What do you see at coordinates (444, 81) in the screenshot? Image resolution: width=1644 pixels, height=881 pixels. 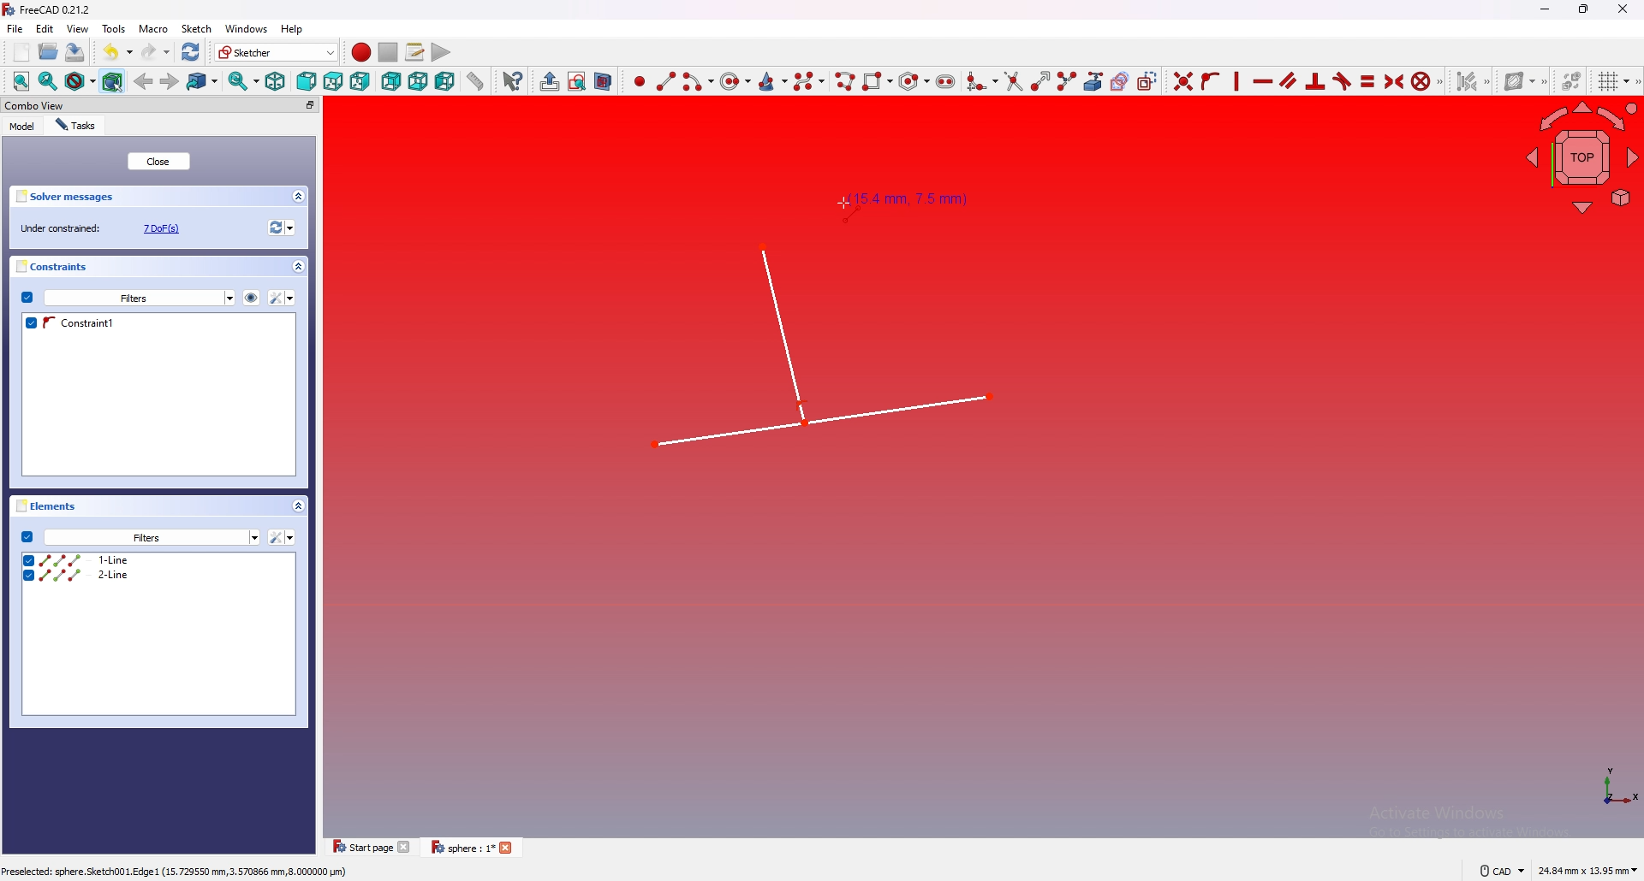 I see `Left` at bounding box center [444, 81].